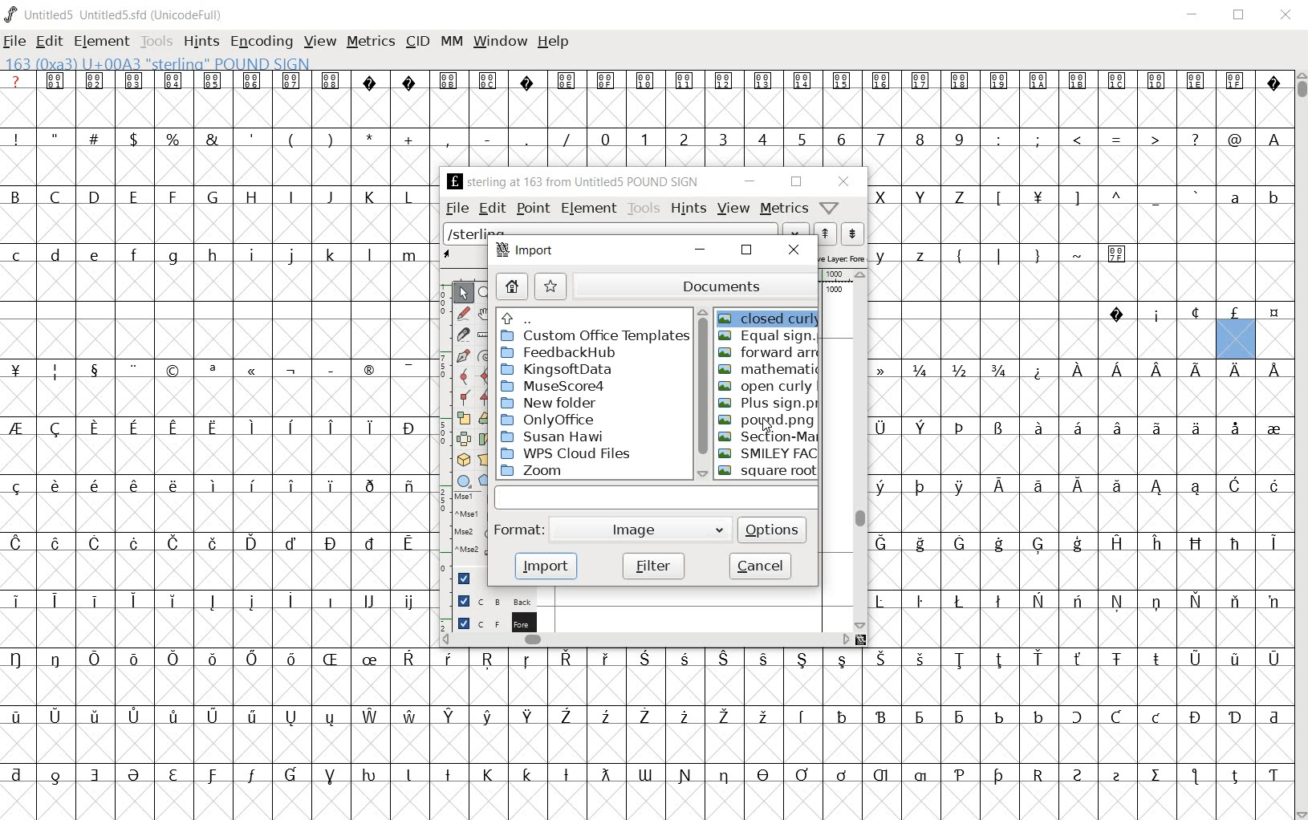  What do you see at coordinates (997, 716) in the screenshot?
I see `Symbol` at bounding box center [997, 716].